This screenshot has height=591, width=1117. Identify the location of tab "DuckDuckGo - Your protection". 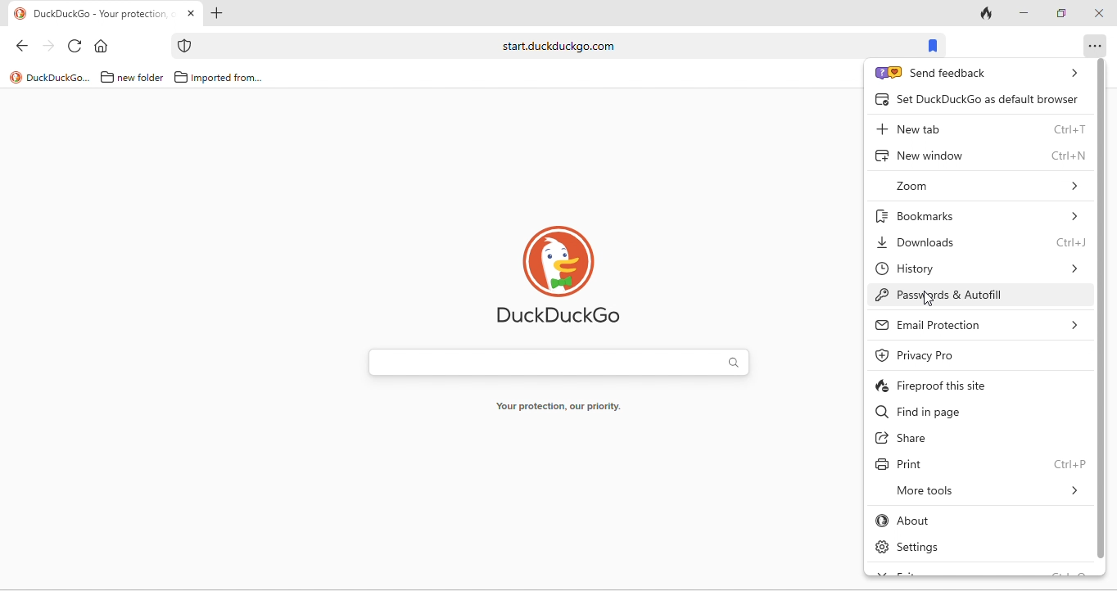
(106, 14).